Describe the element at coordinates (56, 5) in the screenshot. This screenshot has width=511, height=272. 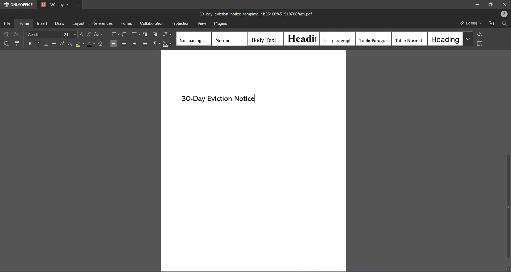
I see `tab name` at that location.